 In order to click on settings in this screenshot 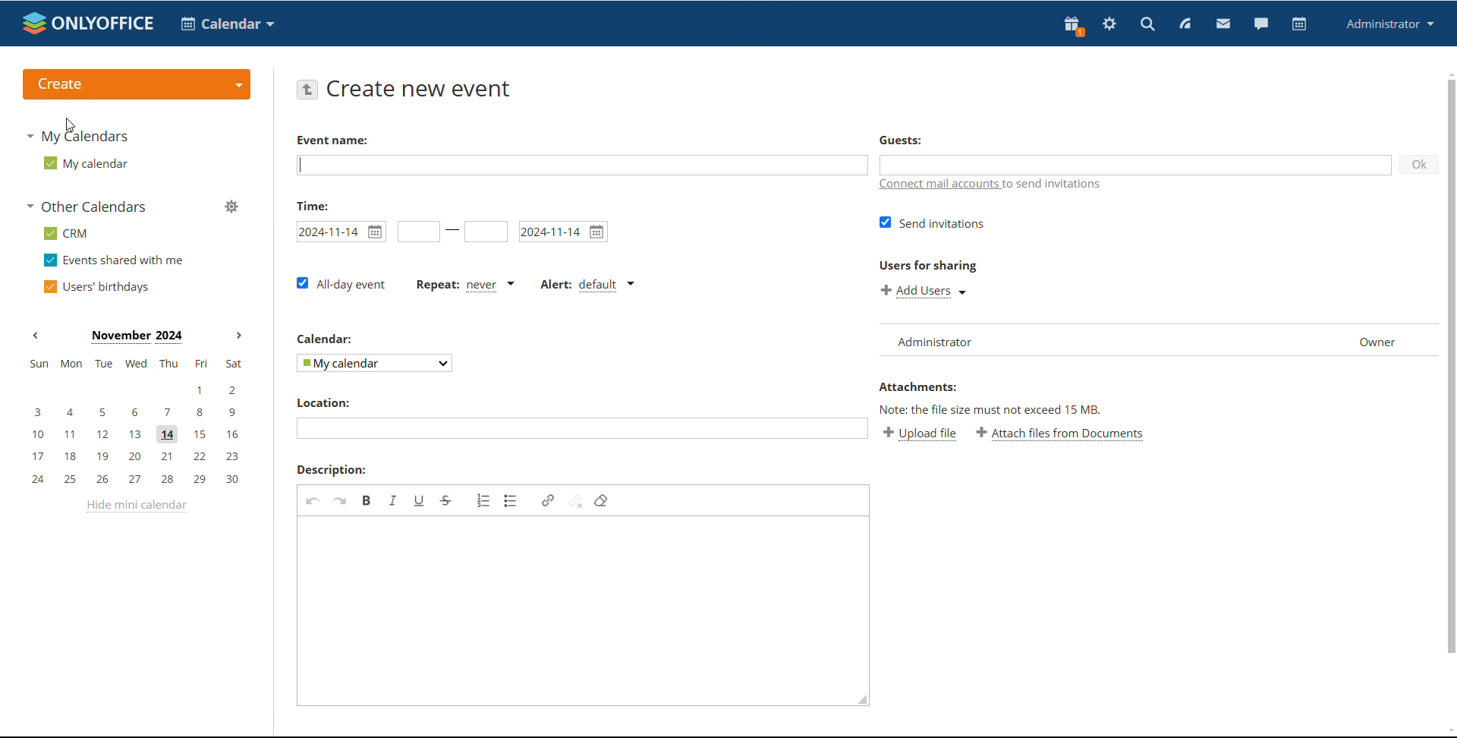, I will do `click(1109, 26)`.